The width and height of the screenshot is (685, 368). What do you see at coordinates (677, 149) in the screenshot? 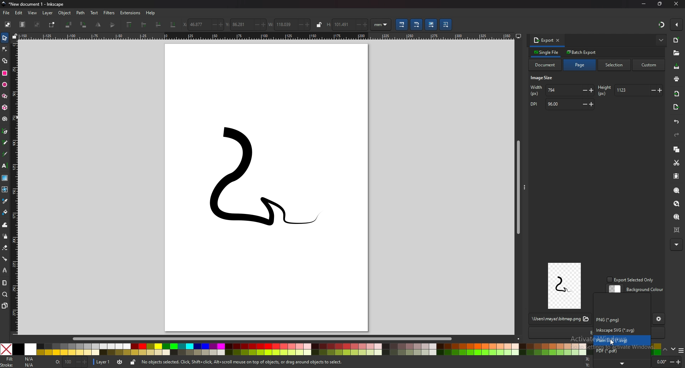
I see `copy` at bounding box center [677, 149].